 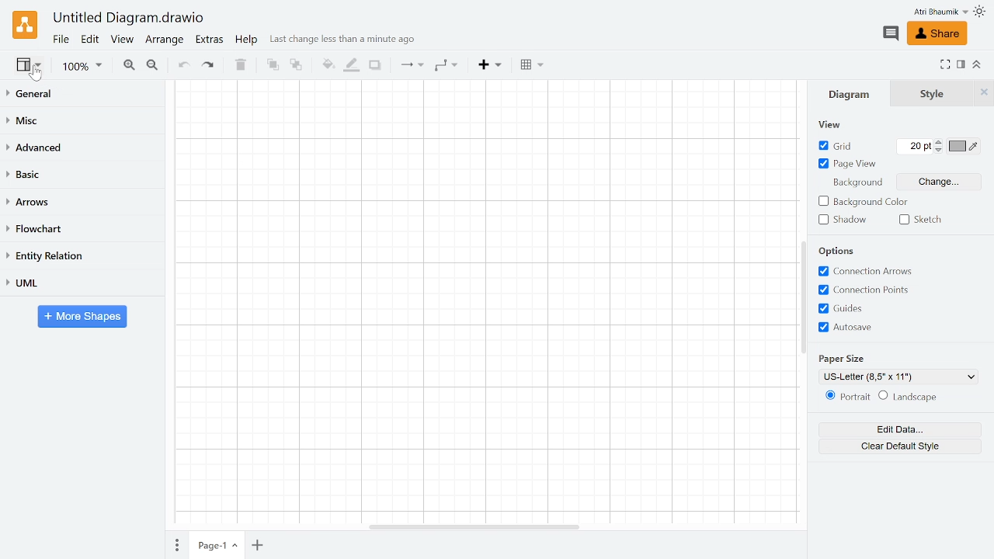 I want to click on Pages, so click(x=176, y=546).